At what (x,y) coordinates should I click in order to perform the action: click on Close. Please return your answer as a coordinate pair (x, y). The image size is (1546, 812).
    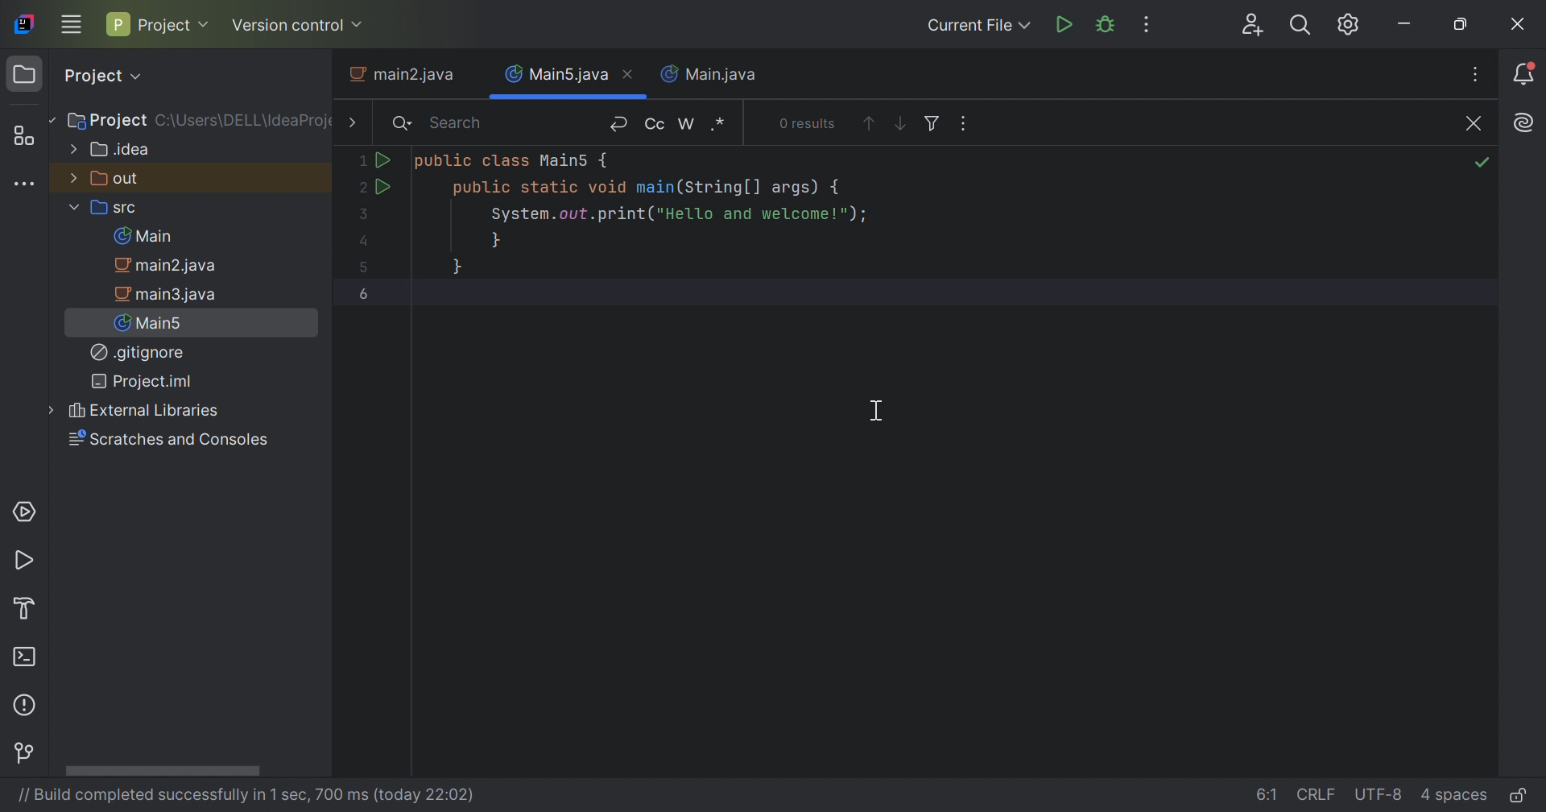
    Looking at the image, I should click on (630, 73).